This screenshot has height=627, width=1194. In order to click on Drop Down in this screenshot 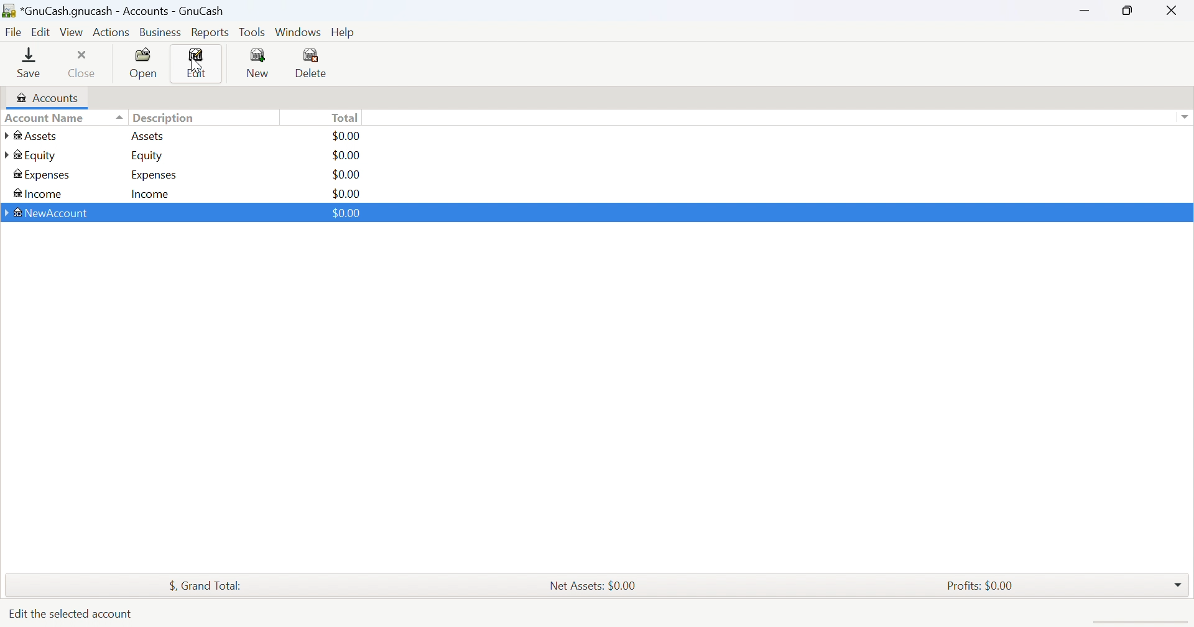, I will do `click(1178, 582)`.